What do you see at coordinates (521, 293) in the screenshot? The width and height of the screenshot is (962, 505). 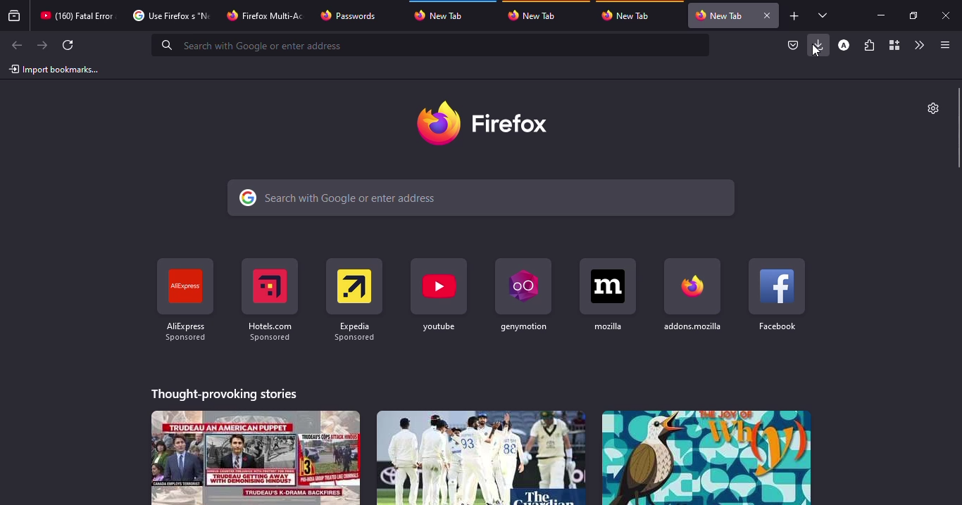 I see `shortcut` at bounding box center [521, 293].